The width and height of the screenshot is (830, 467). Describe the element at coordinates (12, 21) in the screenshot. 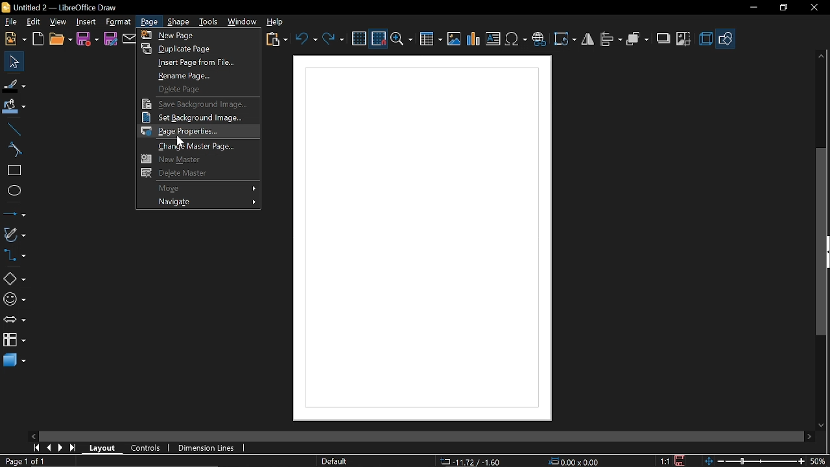

I see `File` at that location.